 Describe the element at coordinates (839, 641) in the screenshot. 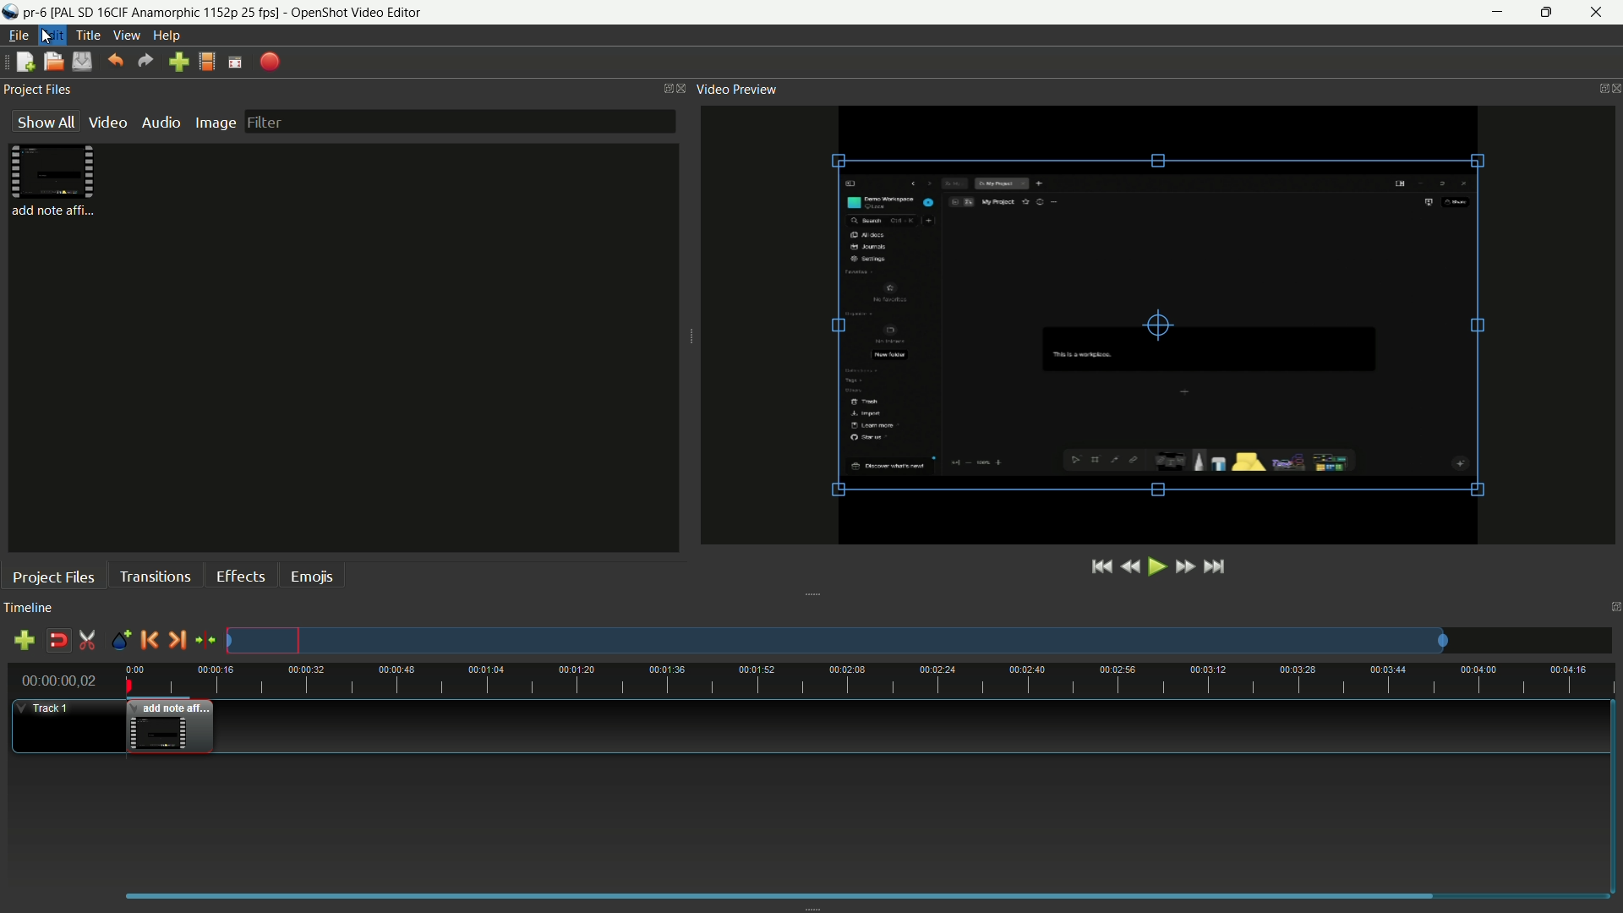

I see `track preview` at that location.